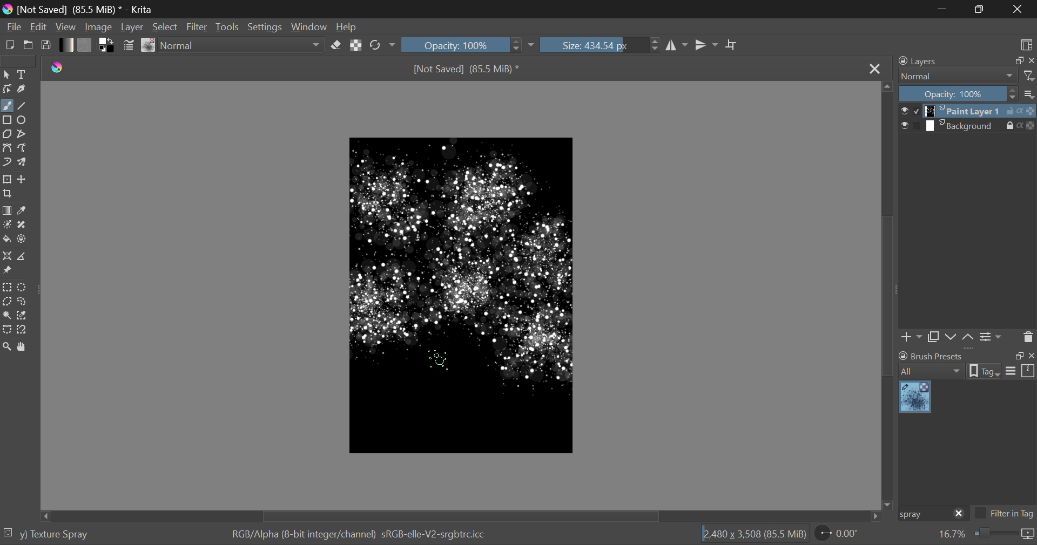  Describe the element at coordinates (133, 26) in the screenshot. I see `Layer` at that location.